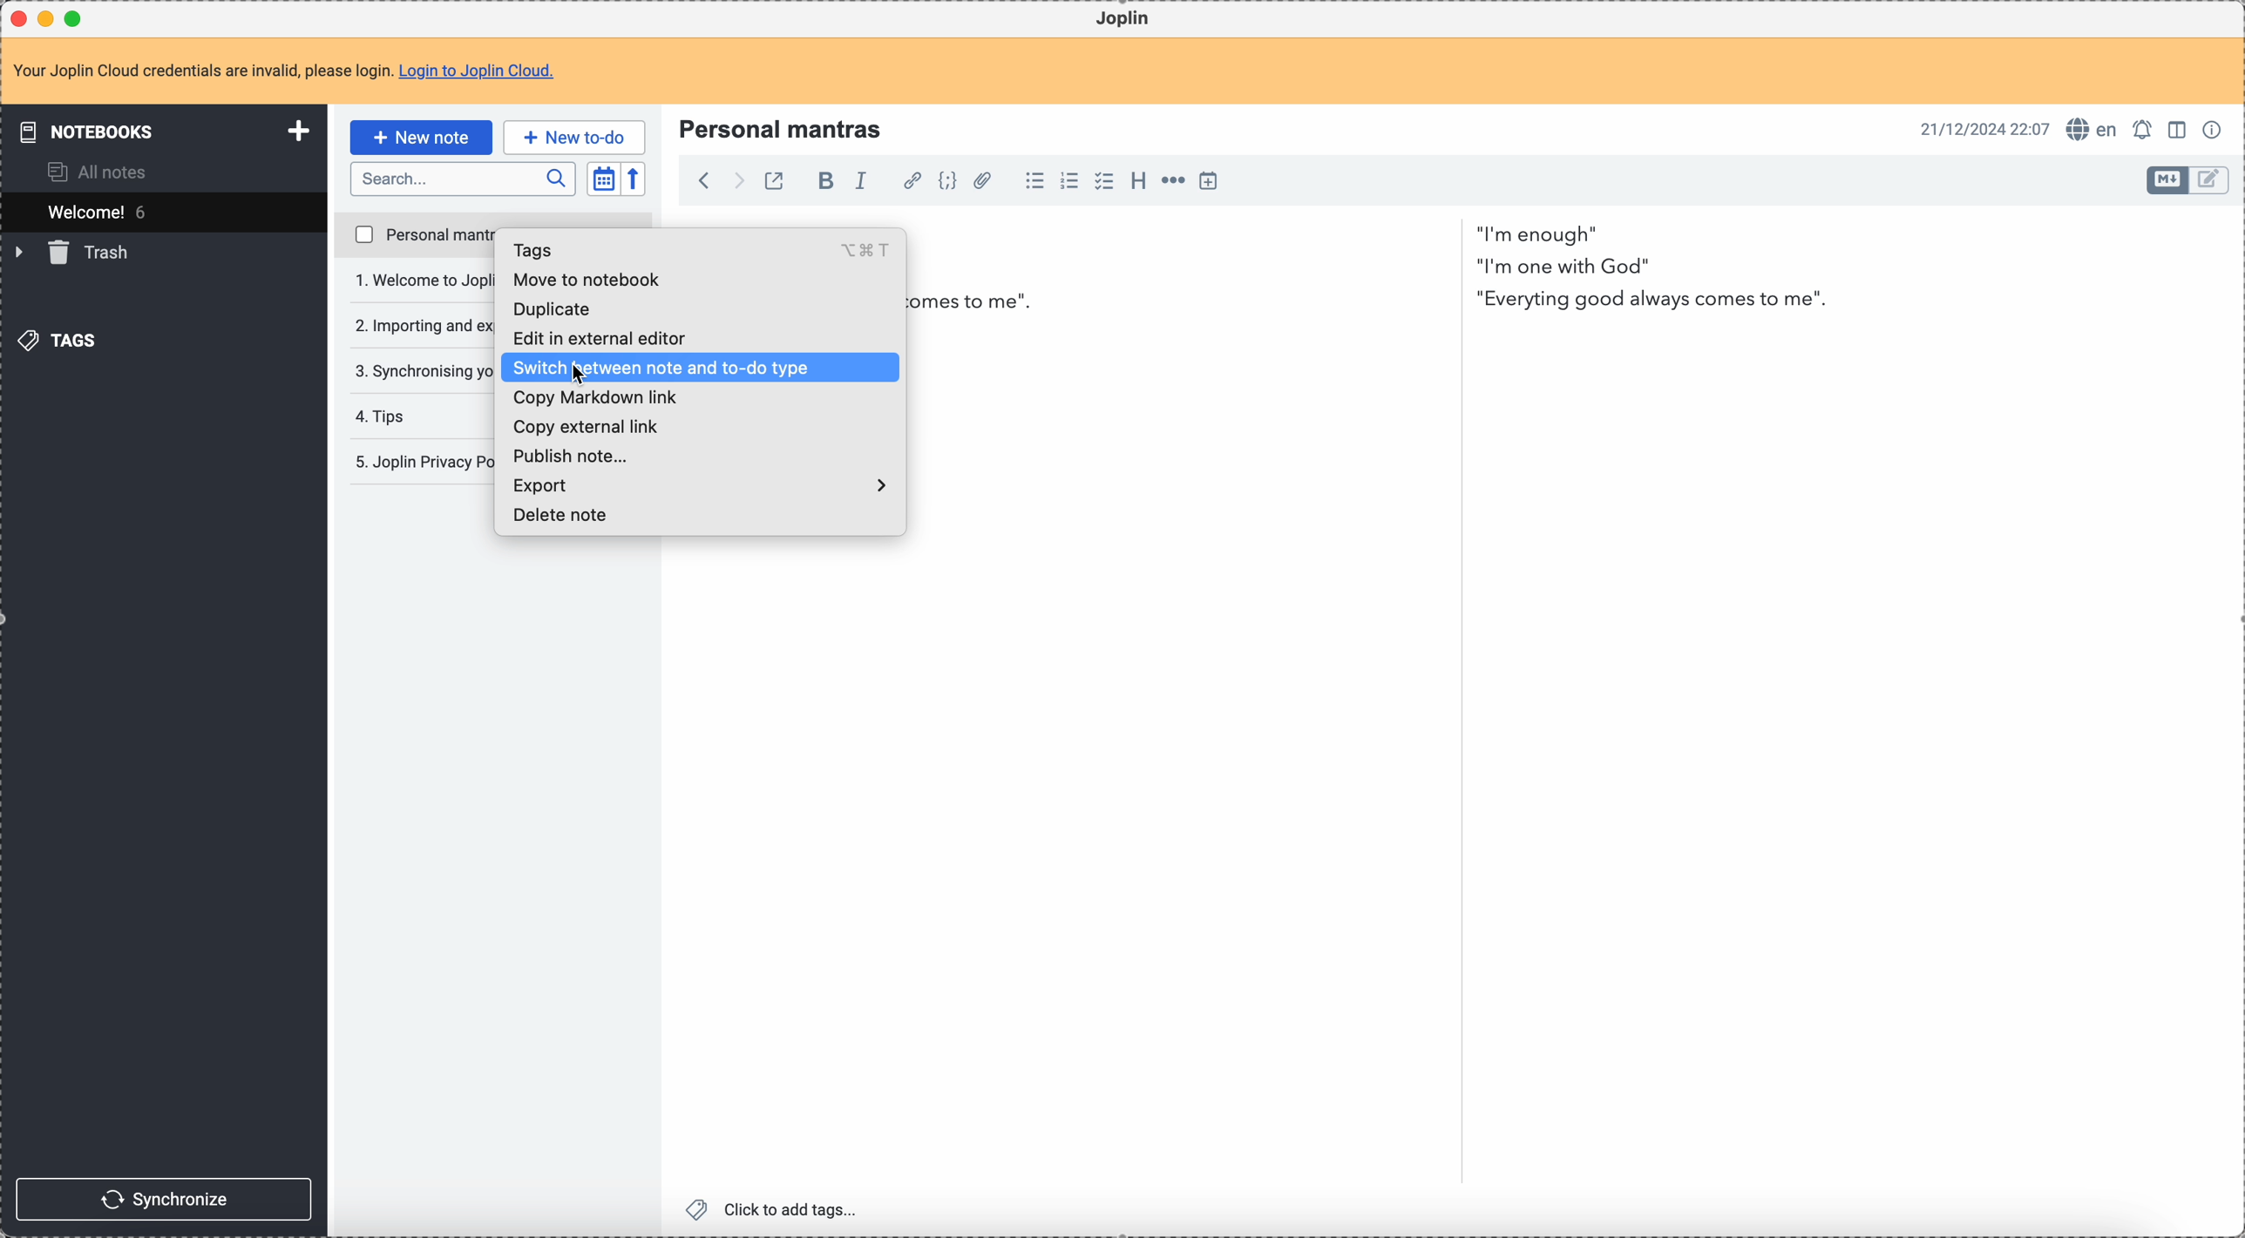  Describe the element at coordinates (2092, 128) in the screenshot. I see `spell checker` at that location.